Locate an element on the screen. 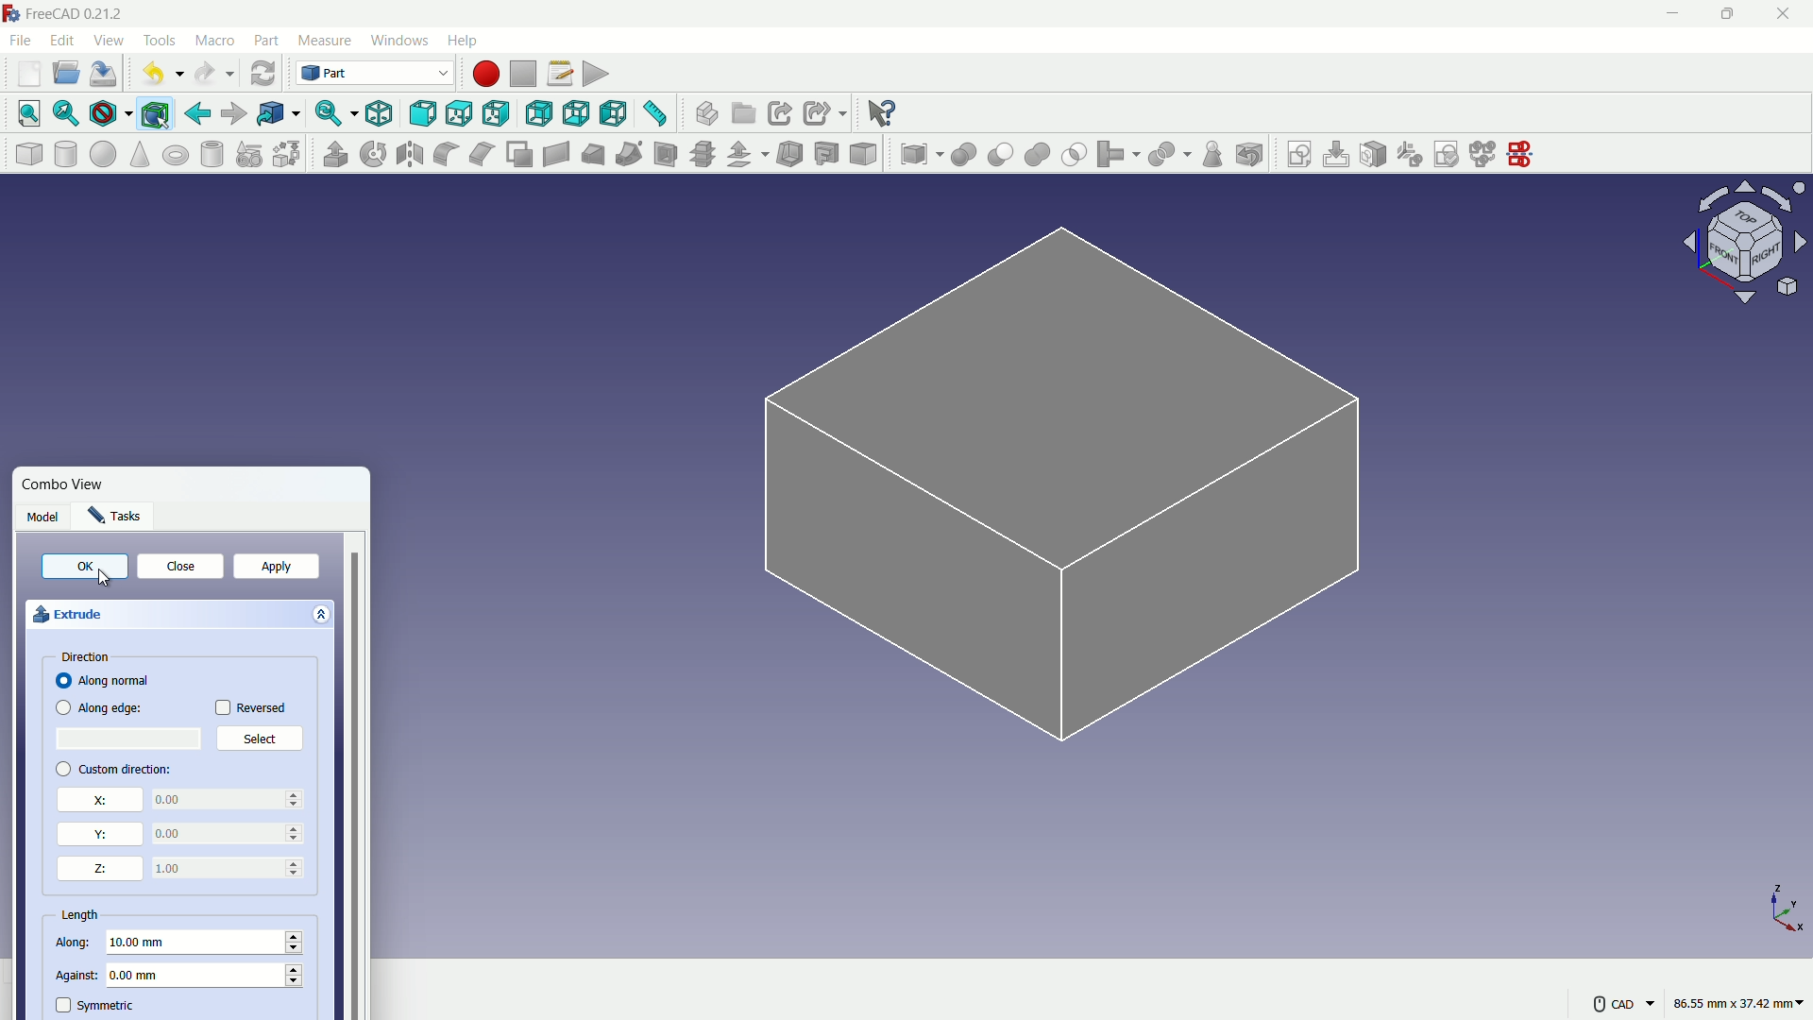 This screenshot has height=1020, width=1813. bounding box is located at coordinates (155, 115).